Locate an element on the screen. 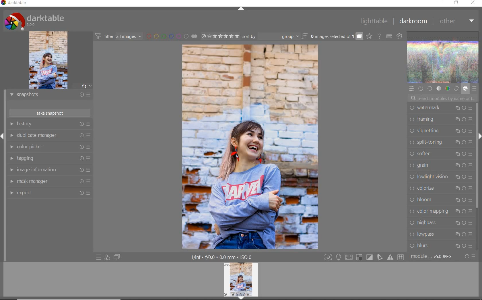 This screenshot has width=482, height=300. other is located at coordinates (456, 22).